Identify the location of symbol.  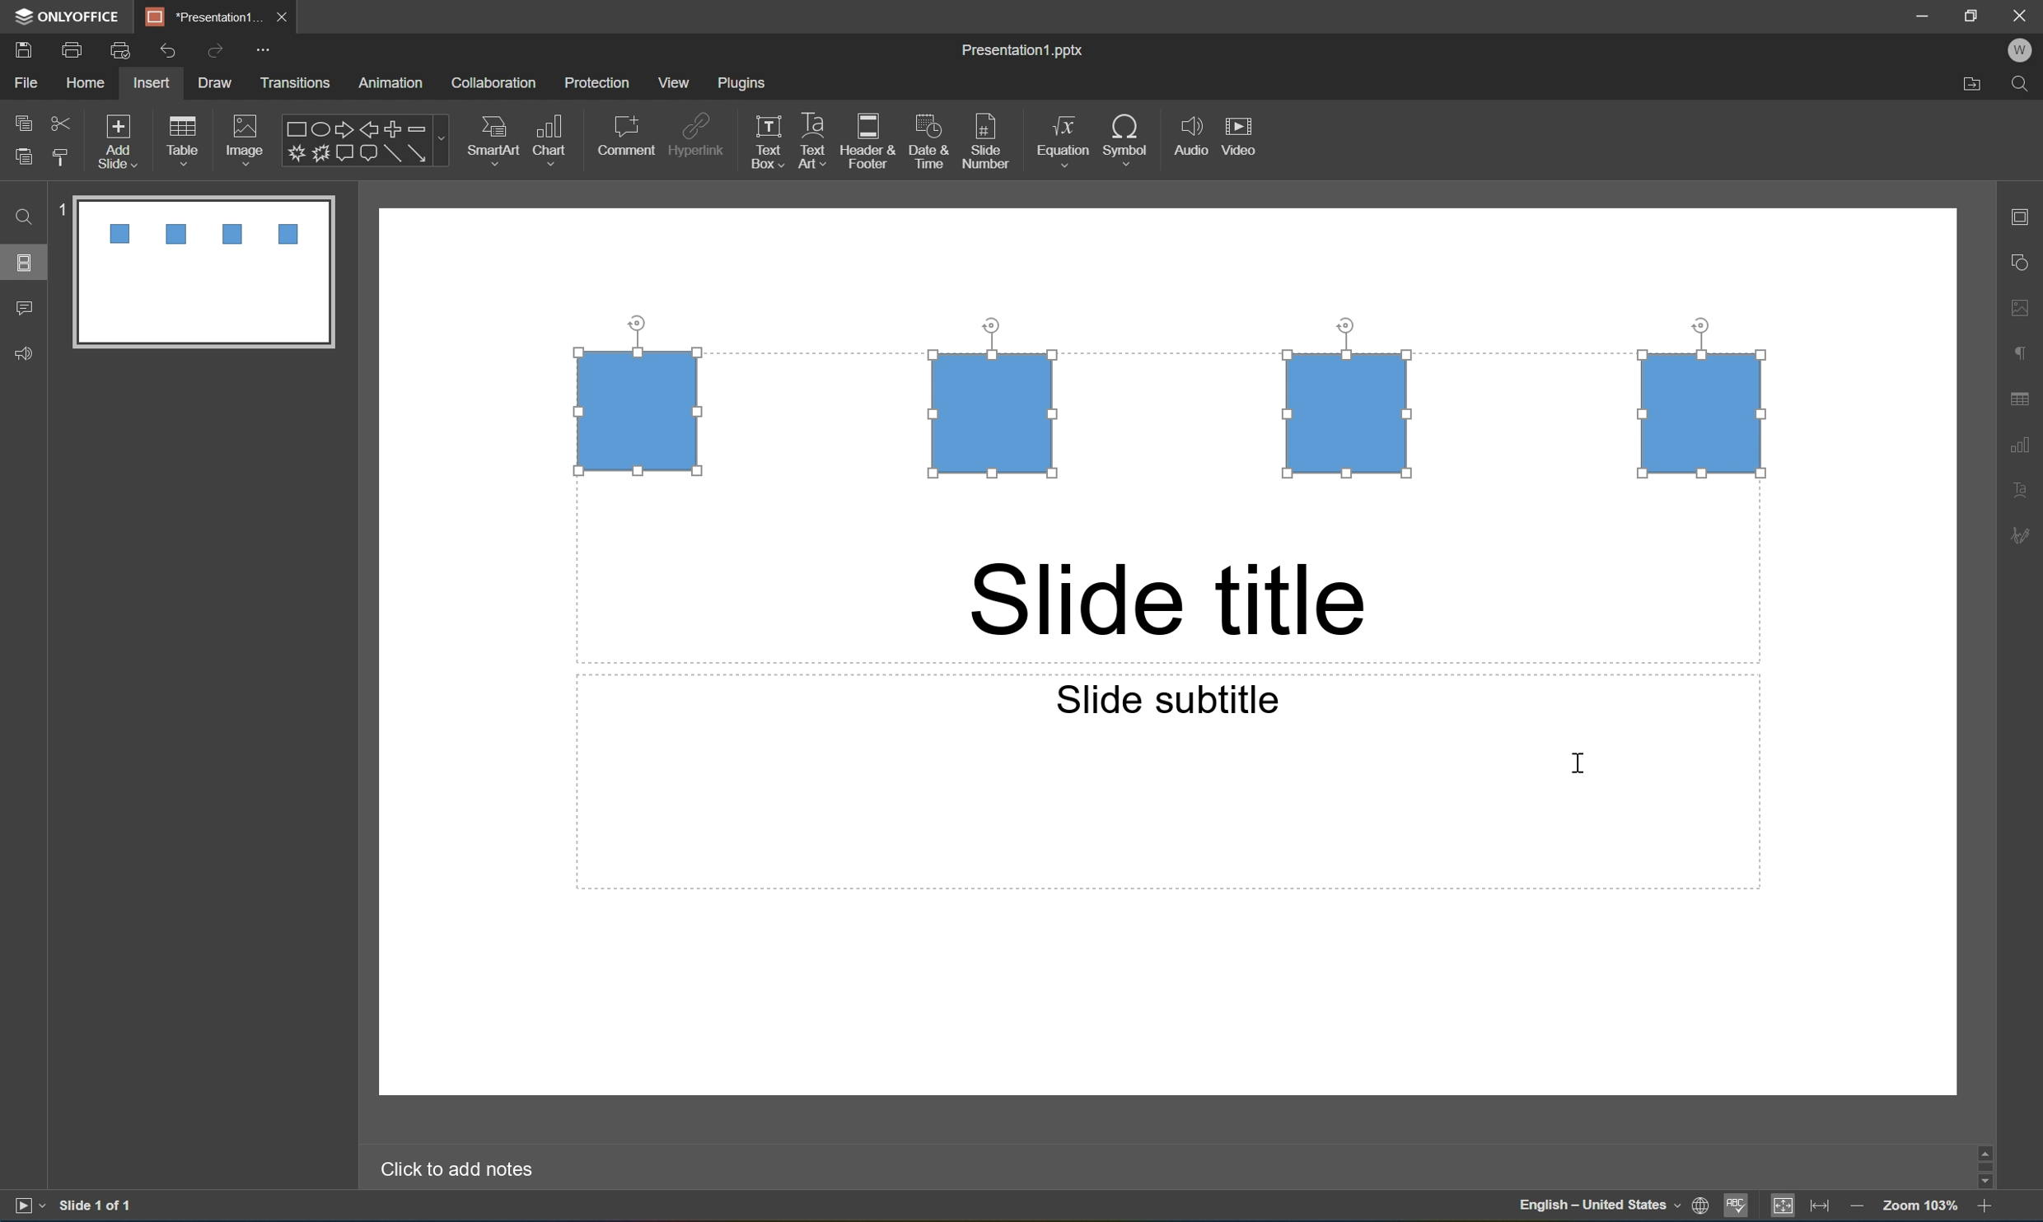
(1126, 137).